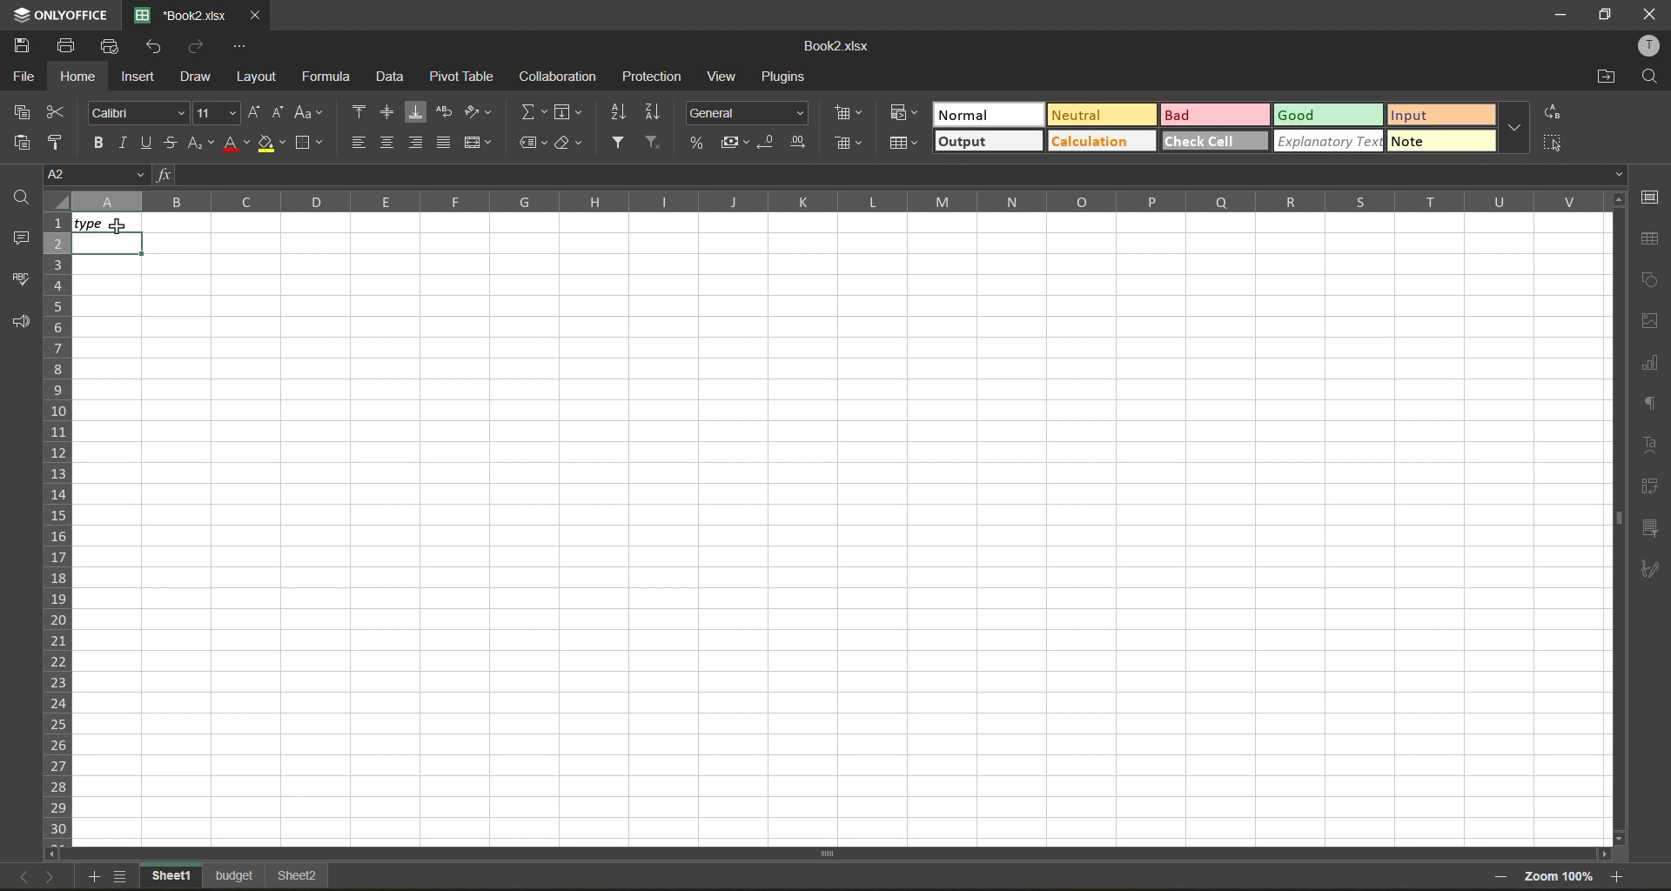 The width and height of the screenshot is (1671, 891). What do you see at coordinates (256, 111) in the screenshot?
I see `increment size` at bounding box center [256, 111].